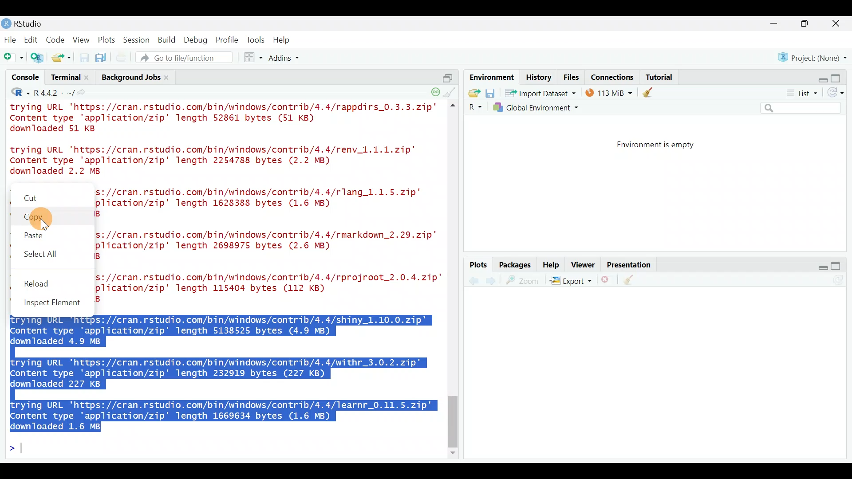 The image size is (852, 479). What do you see at coordinates (122, 58) in the screenshot?
I see `Print the current file` at bounding box center [122, 58].